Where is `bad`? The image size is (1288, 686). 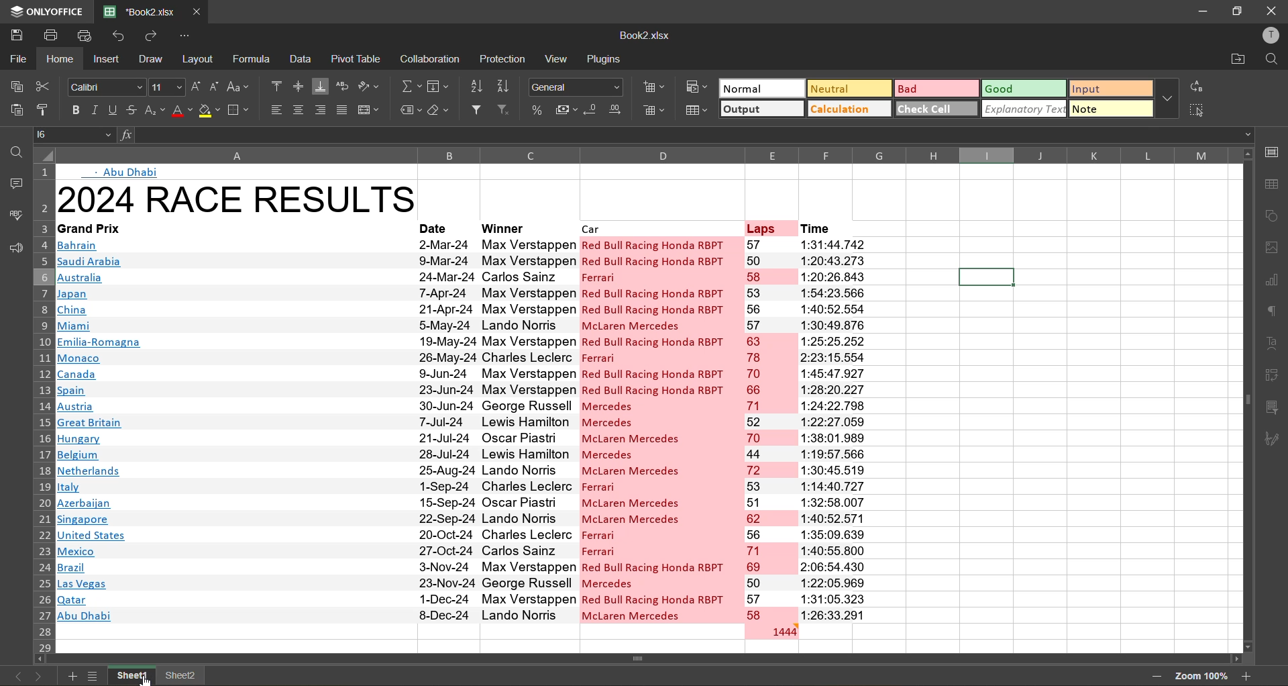 bad is located at coordinates (934, 87).